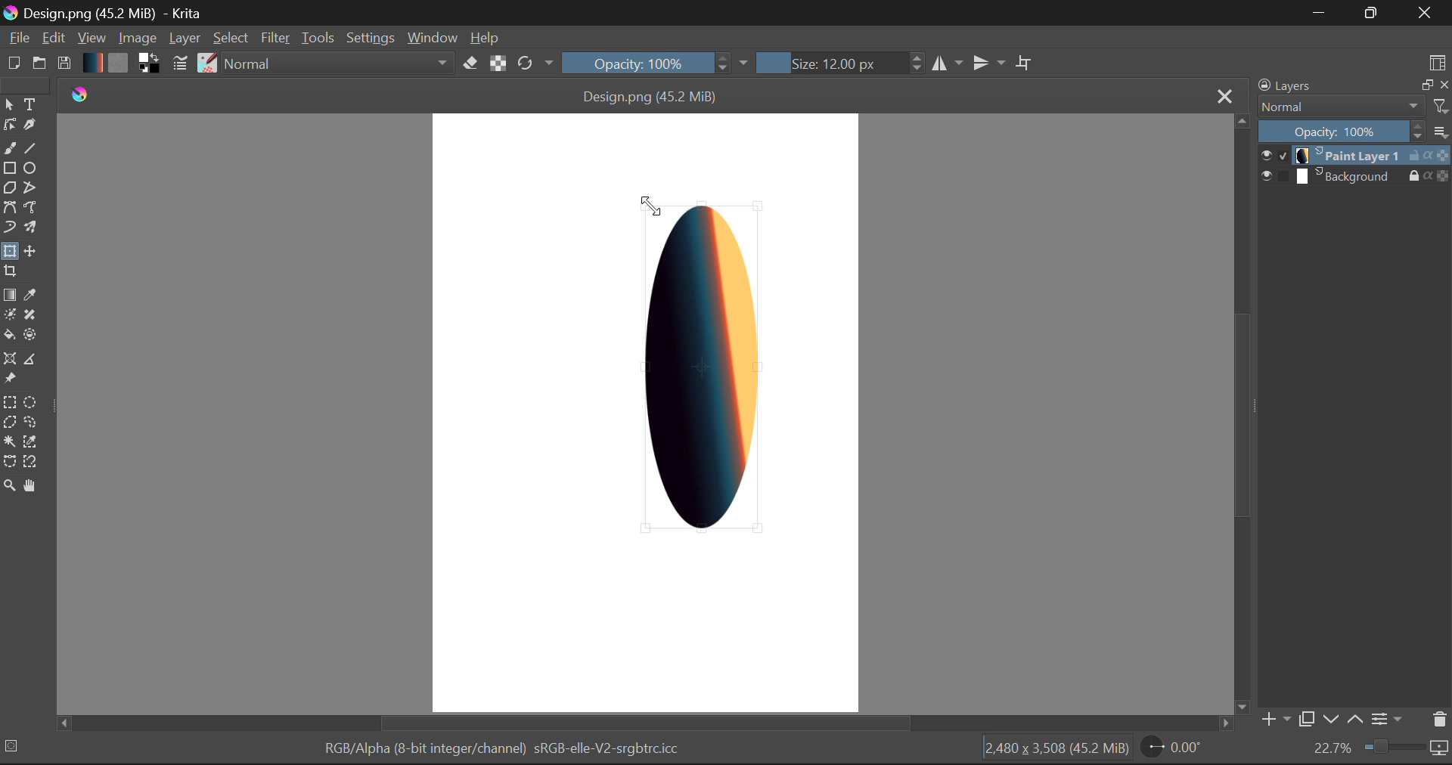  Describe the element at coordinates (1380, 750) in the screenshot. I see `Zoom` at that location.